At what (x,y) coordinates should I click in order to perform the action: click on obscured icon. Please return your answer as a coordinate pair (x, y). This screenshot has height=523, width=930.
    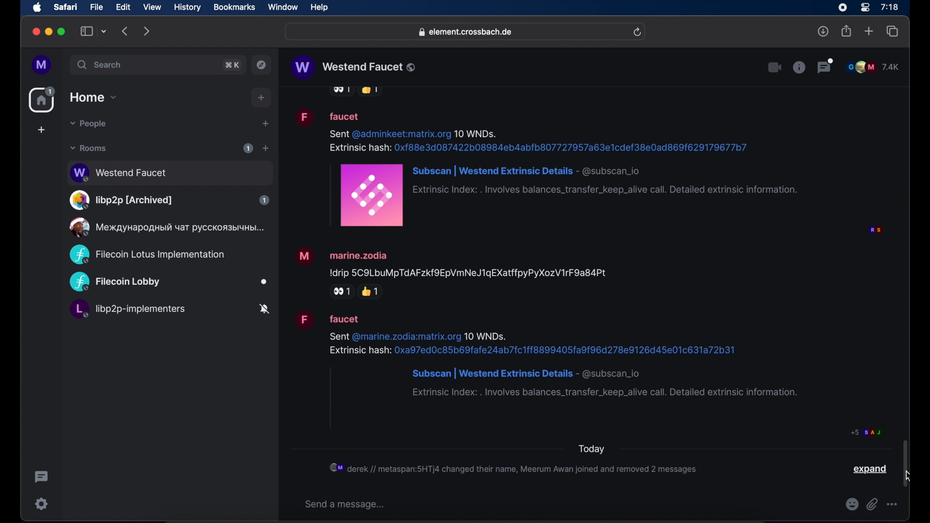
    Looking at the image, I should click on (370, 91).